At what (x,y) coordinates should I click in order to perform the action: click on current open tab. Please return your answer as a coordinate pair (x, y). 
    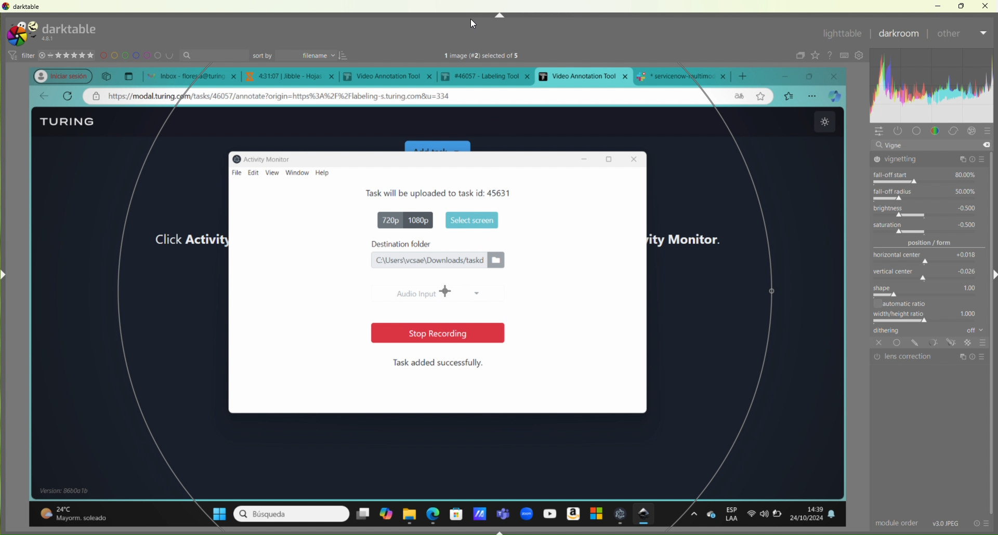
    Looking at the image, I should click on (584, 76).